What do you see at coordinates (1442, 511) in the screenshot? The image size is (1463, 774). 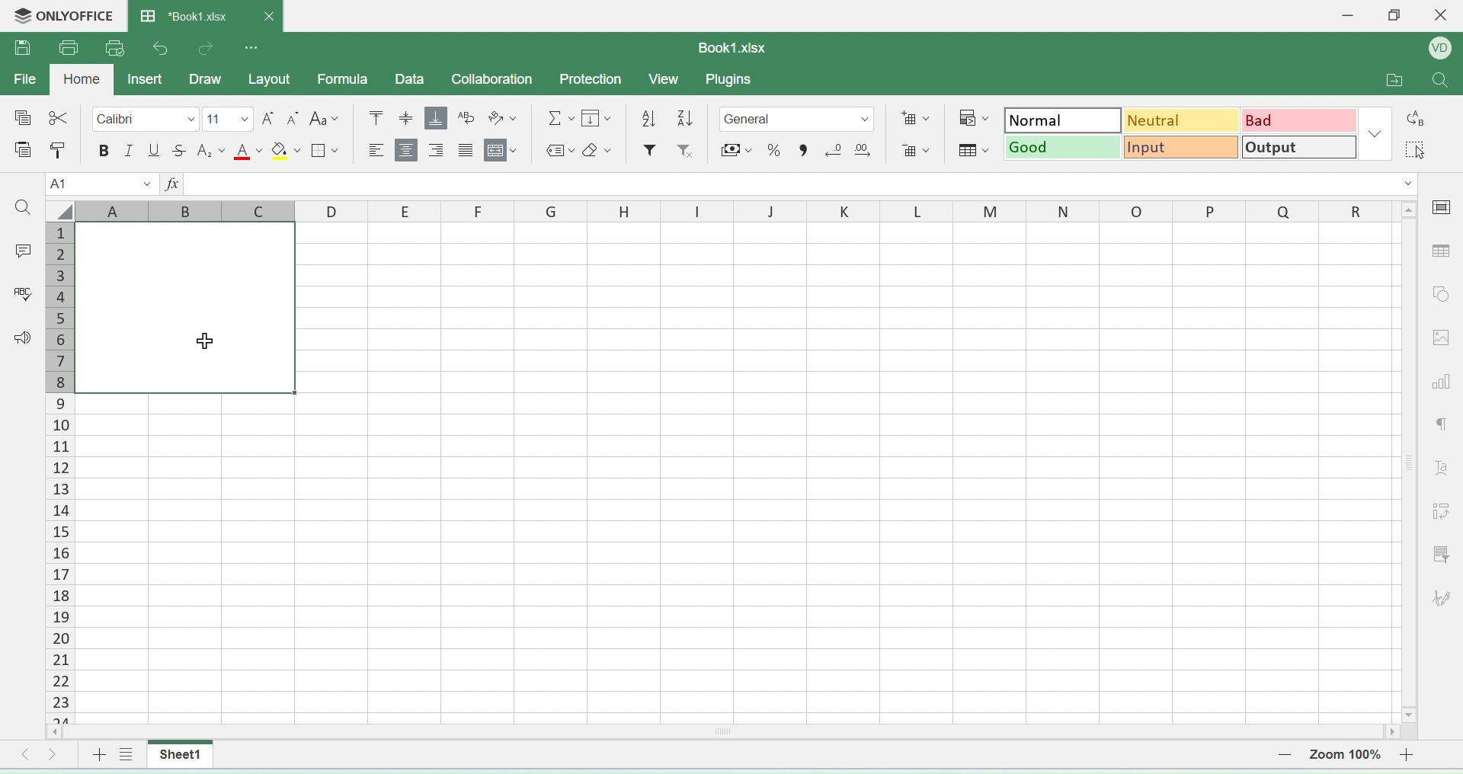 I see `adjust cells` at bounding box center [1442, 511].